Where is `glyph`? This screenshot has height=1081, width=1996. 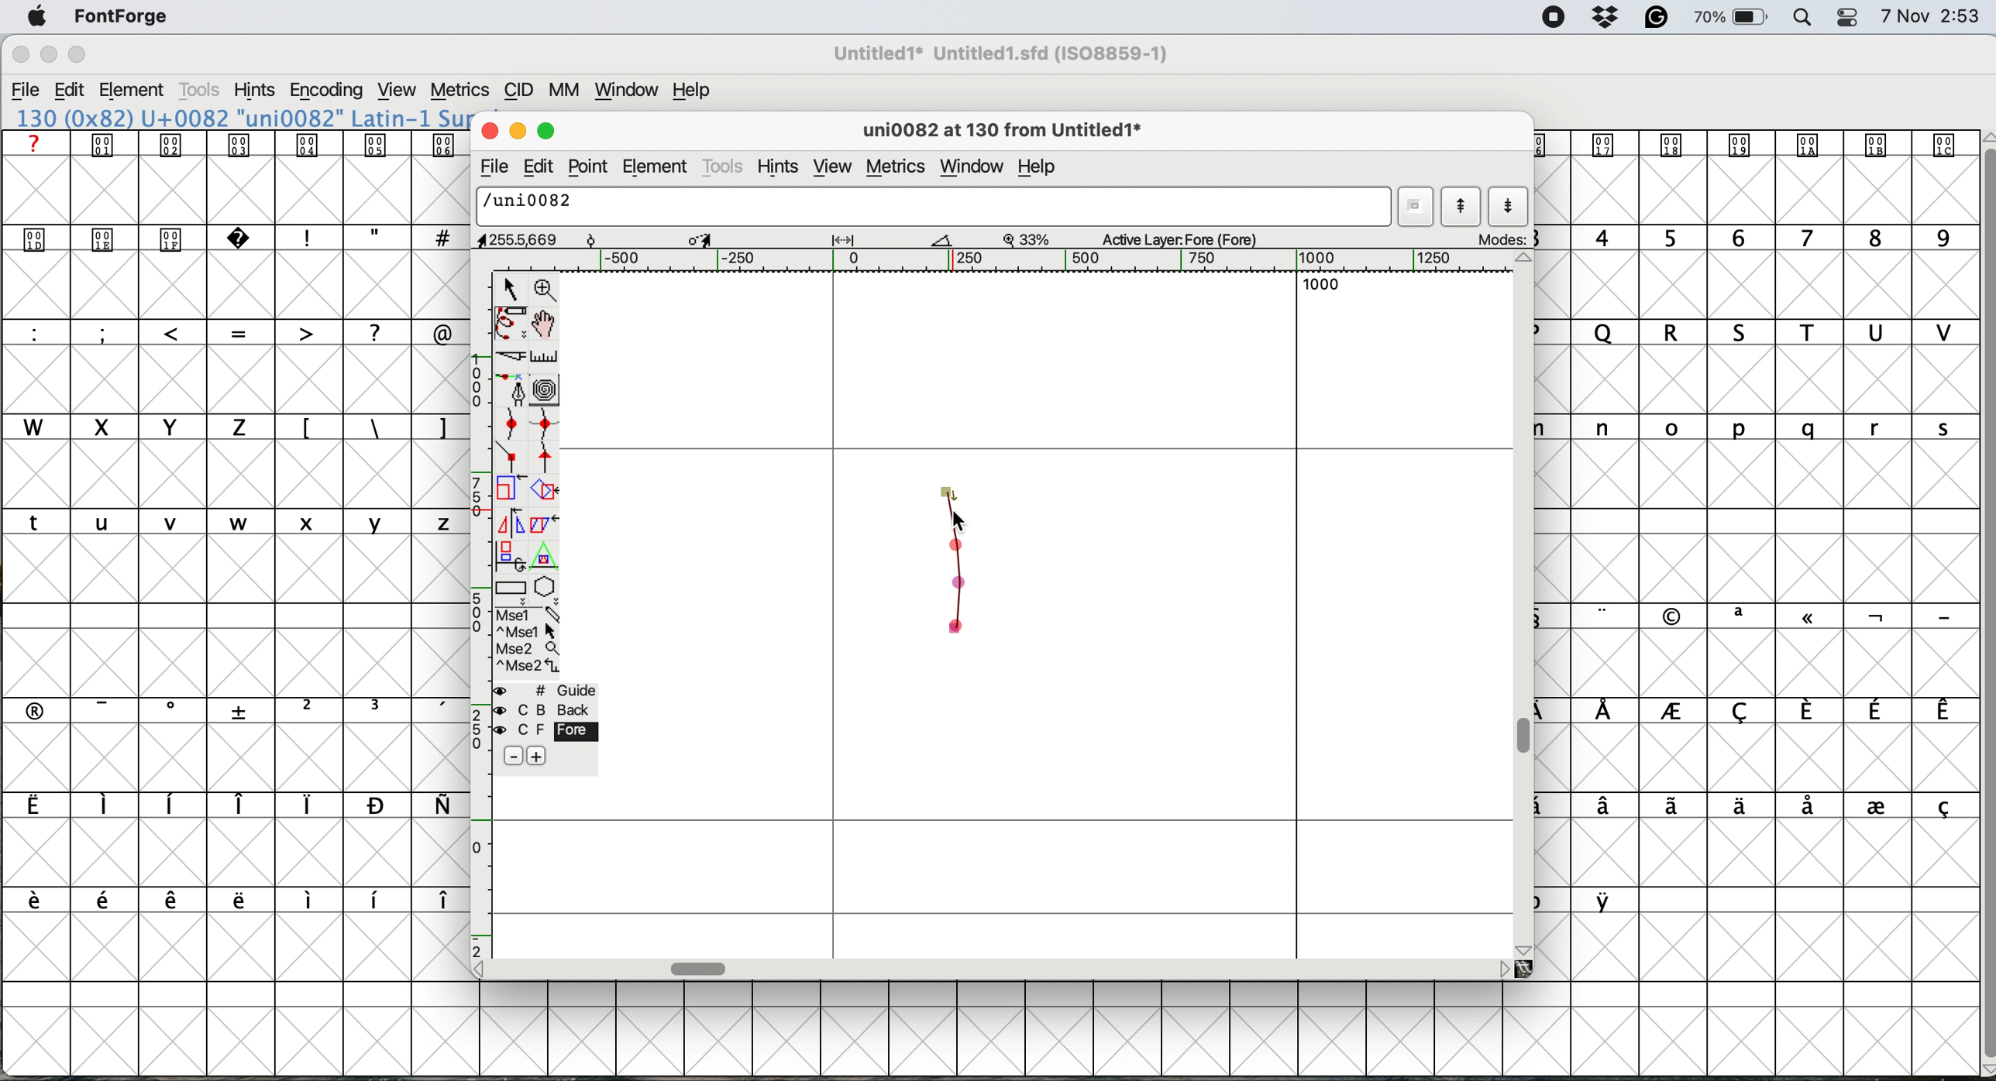 glyph is located at coordinates (935, 208).